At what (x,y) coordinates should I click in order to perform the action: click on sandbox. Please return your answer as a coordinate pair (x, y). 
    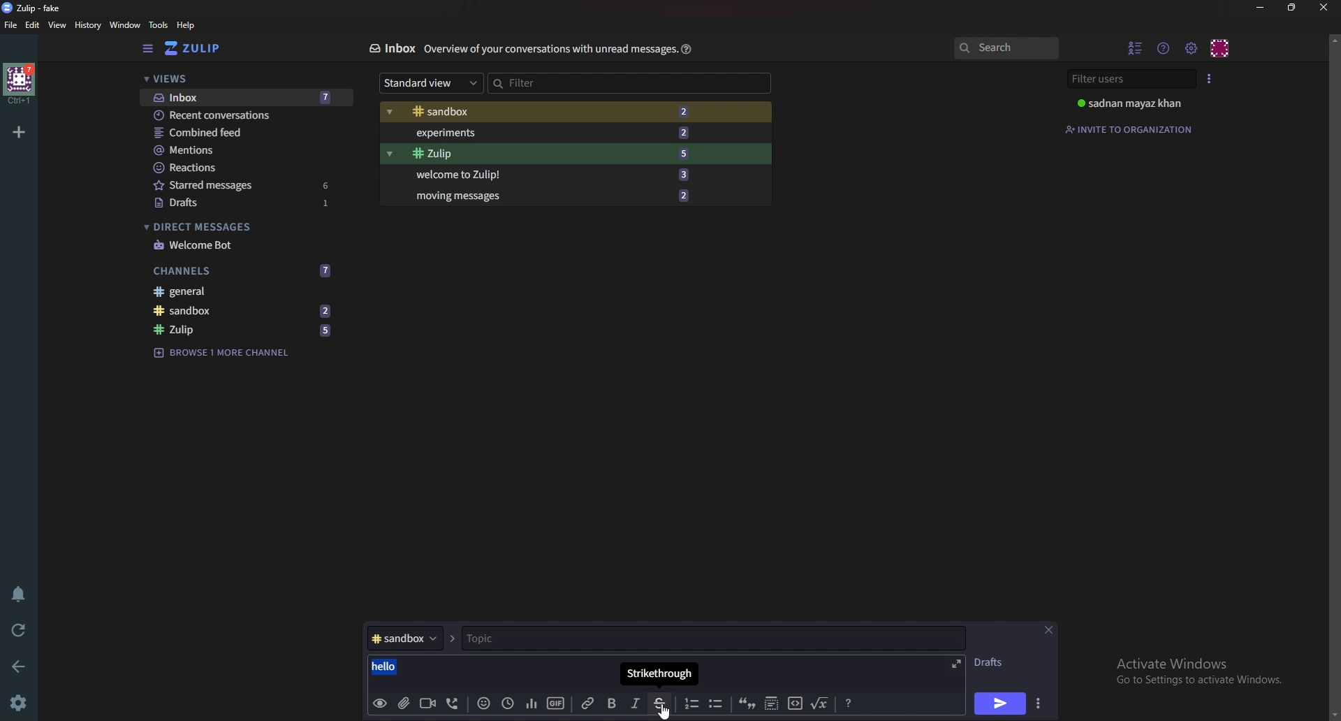
    Looking at the image, I should click on (247, 310).